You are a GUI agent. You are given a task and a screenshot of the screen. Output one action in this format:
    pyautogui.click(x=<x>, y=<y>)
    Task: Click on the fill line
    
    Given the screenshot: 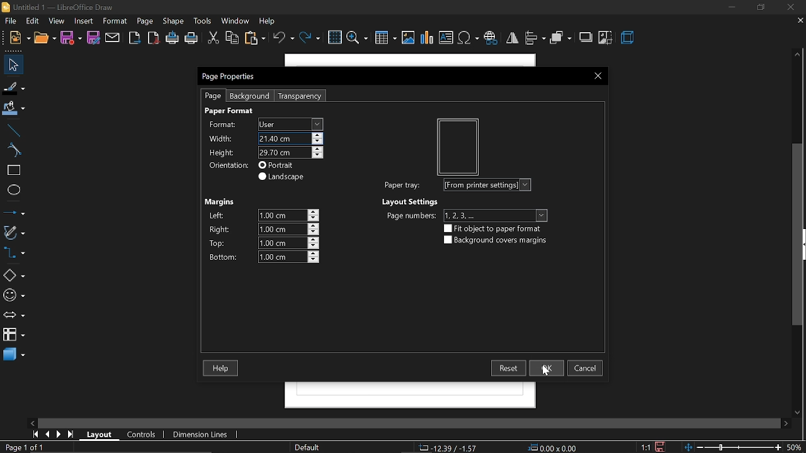 What is the action you would take?
    pyautogui.click(x=14, y=88)
    